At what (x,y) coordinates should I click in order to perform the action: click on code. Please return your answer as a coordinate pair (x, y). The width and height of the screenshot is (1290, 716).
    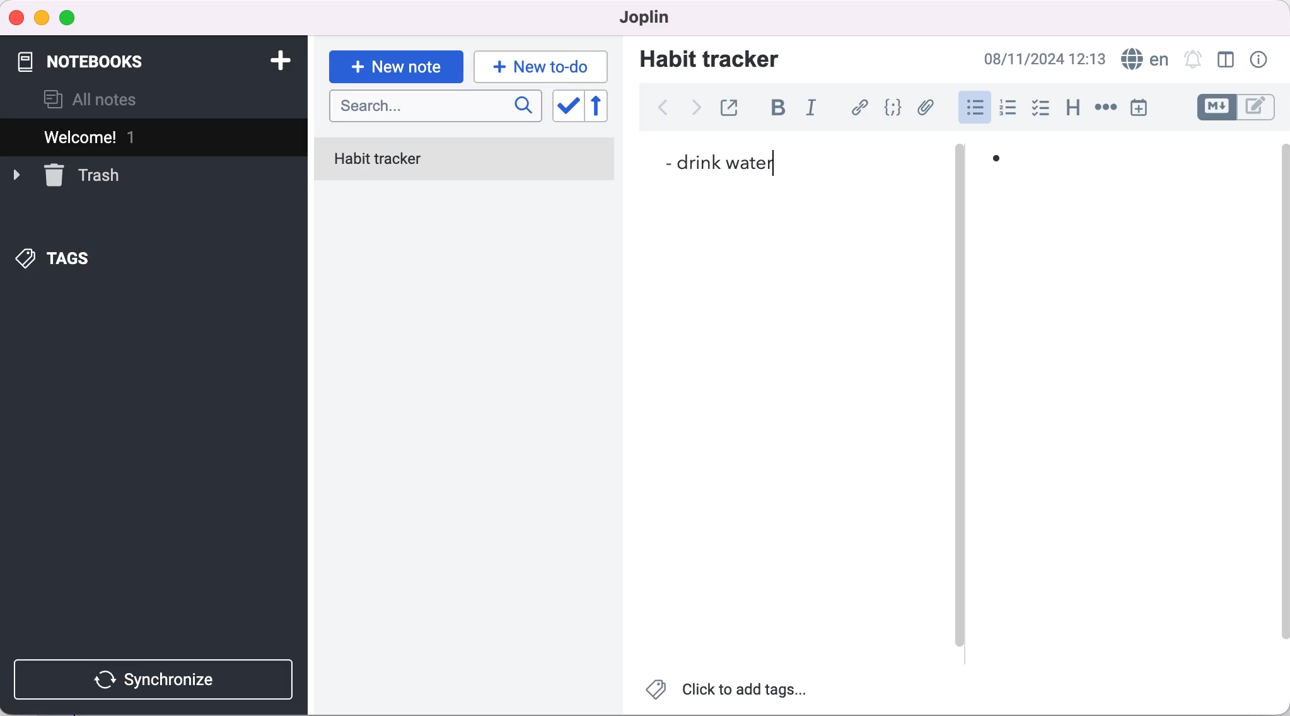
    Looking at the image, I should click on (895, 108).